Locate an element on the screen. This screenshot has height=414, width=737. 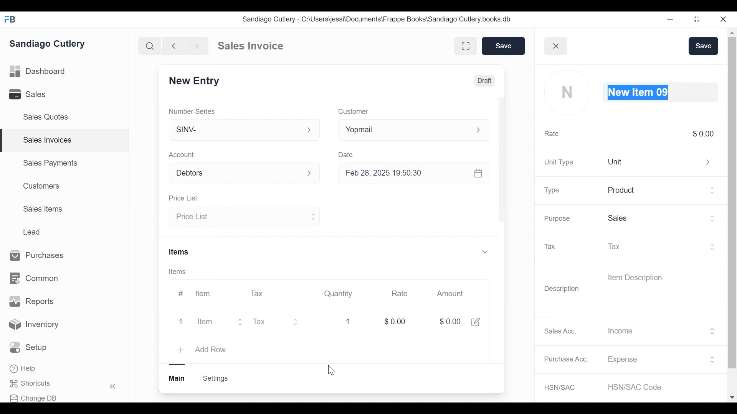
Expense is located at coordinates (662, 360).